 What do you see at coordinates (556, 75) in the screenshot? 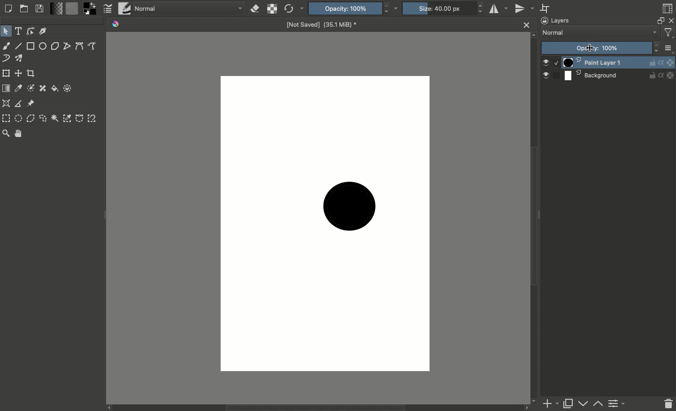
I see `select slot` at bounding box center [556, 75].